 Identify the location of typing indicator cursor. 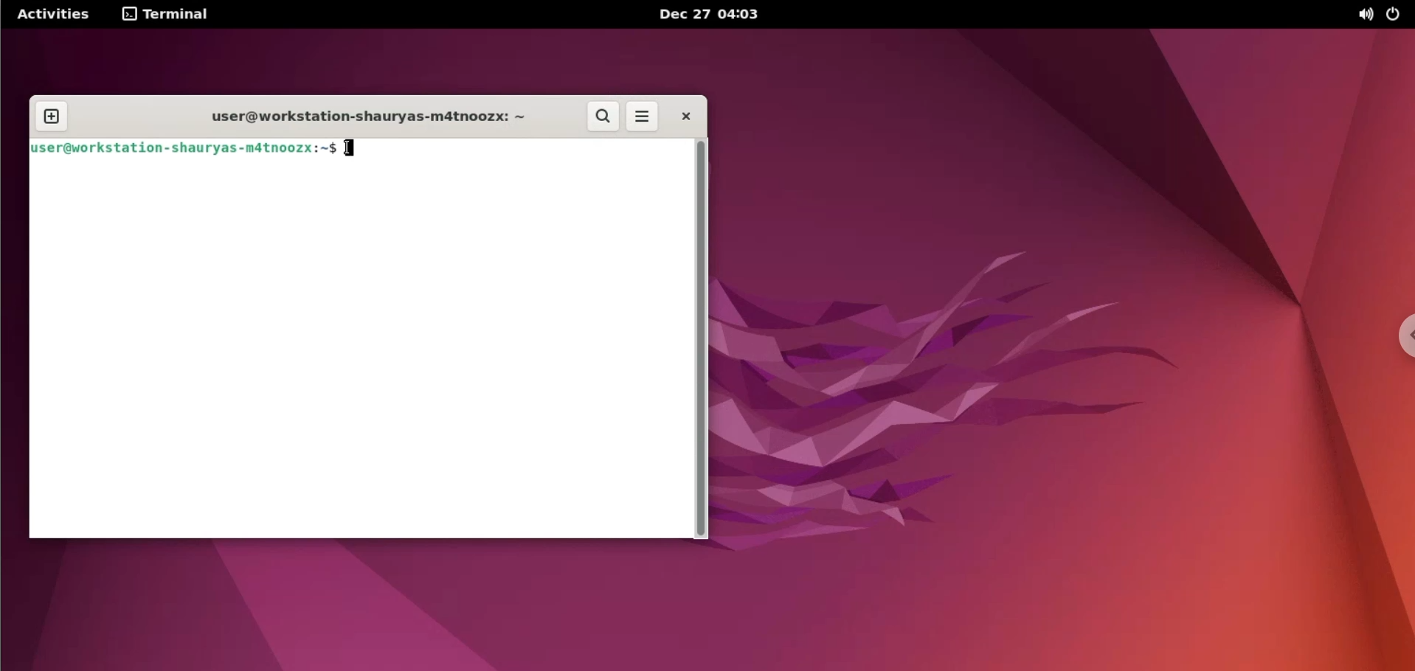
(350, 147).